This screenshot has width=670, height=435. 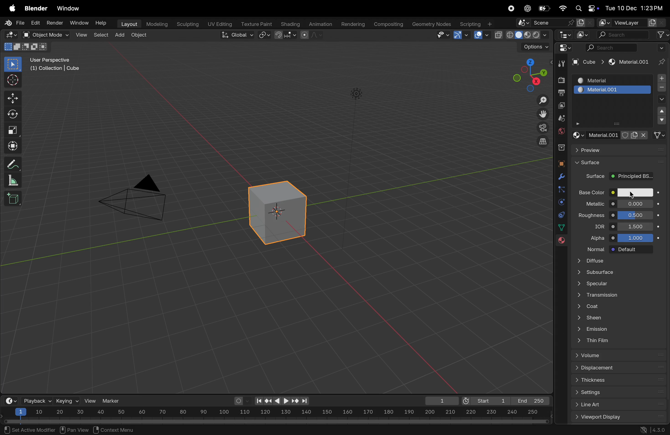 What do you see at coordinates (100, 35) in the screenshot?
I see `select` at bounding box center [100, 35].